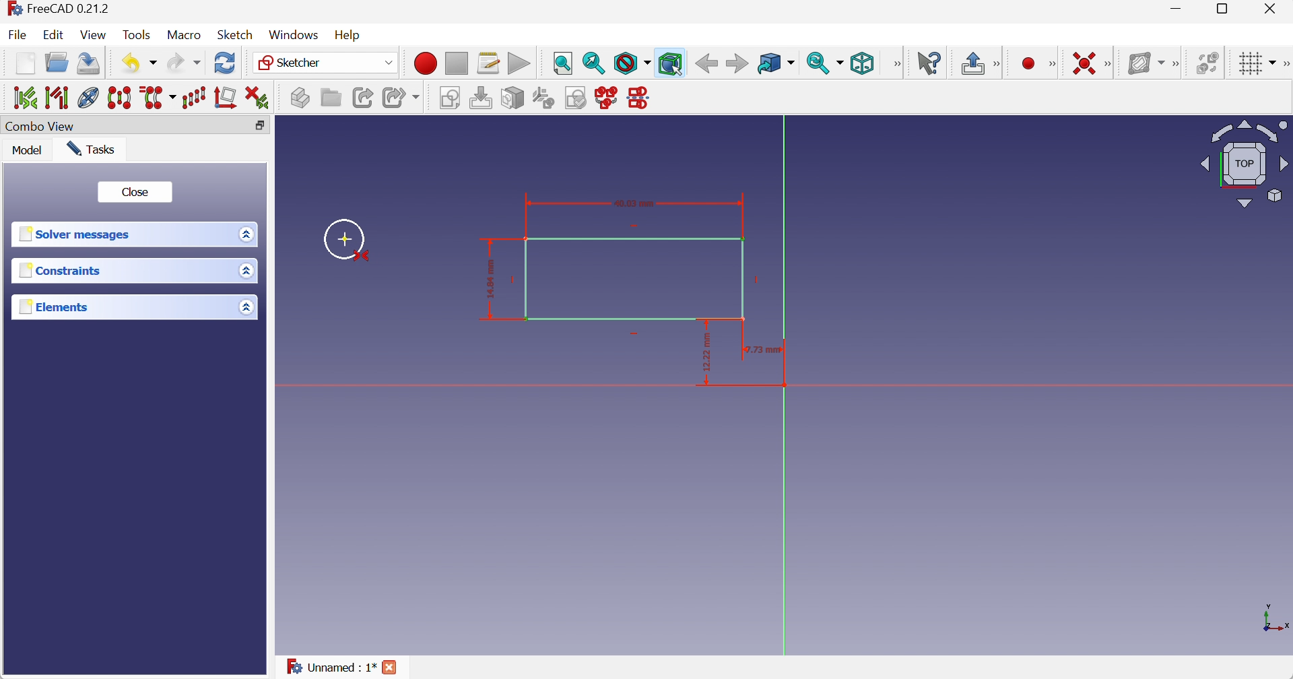 The image size is (1293, 679). I want to click on Open..., so click(57, 61).